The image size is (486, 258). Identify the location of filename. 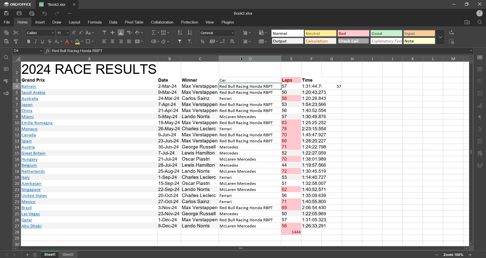
(54, 4).